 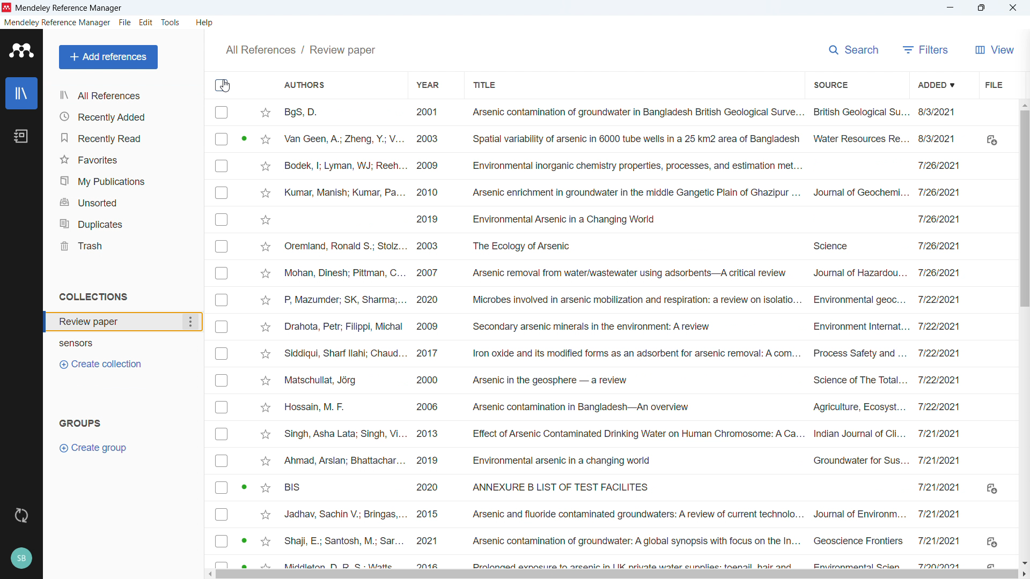 What do you see at coordinates (222, 326) in the screenshot?
I see `Select respective publication` at bounding box center [222, 326].